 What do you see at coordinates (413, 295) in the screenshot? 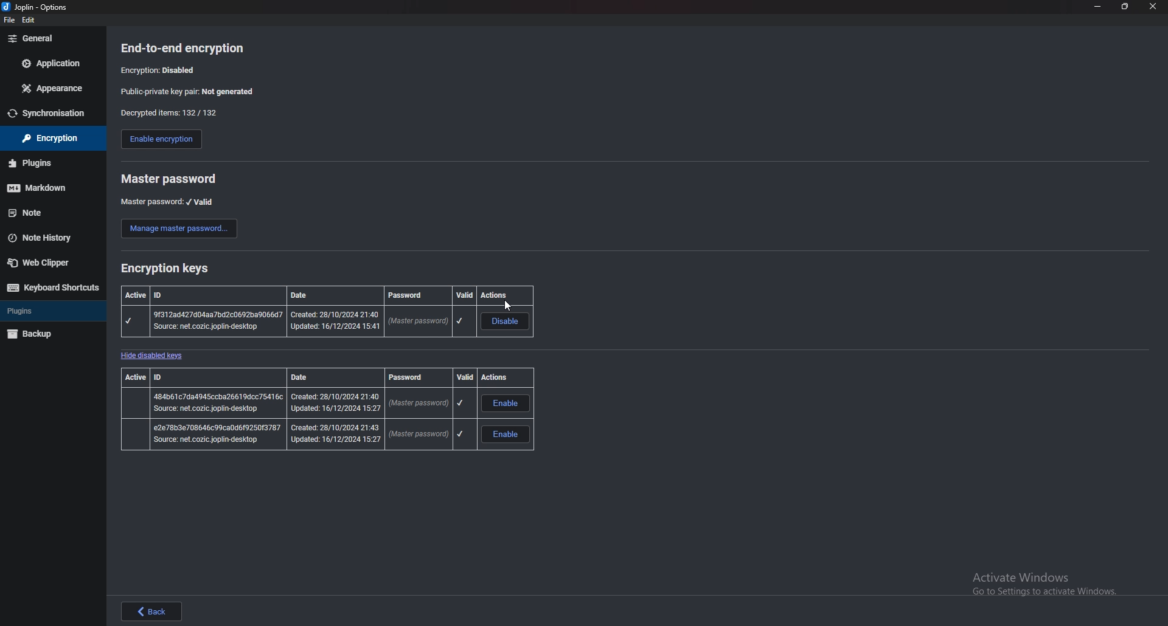
I see `password` at bounding box center [413, 295].